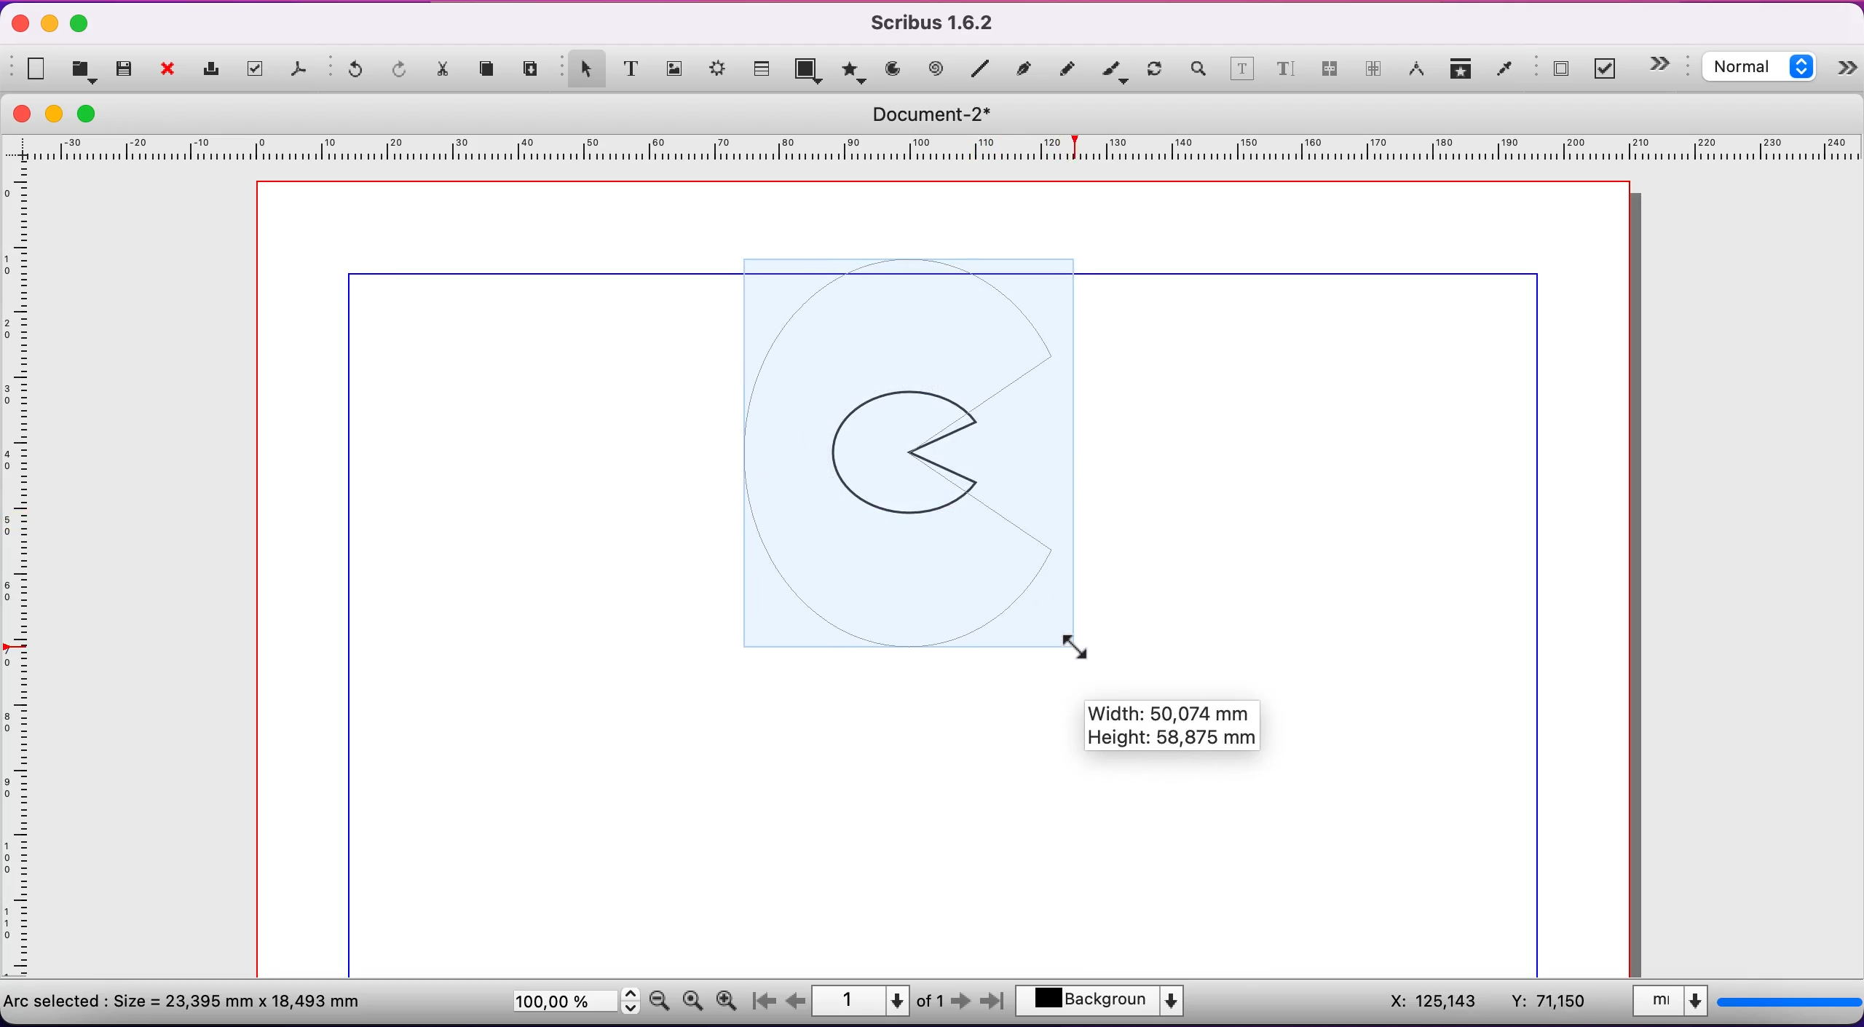 The image size is (1864, 1027). I want to click on freehand line, so click(1068, 68).